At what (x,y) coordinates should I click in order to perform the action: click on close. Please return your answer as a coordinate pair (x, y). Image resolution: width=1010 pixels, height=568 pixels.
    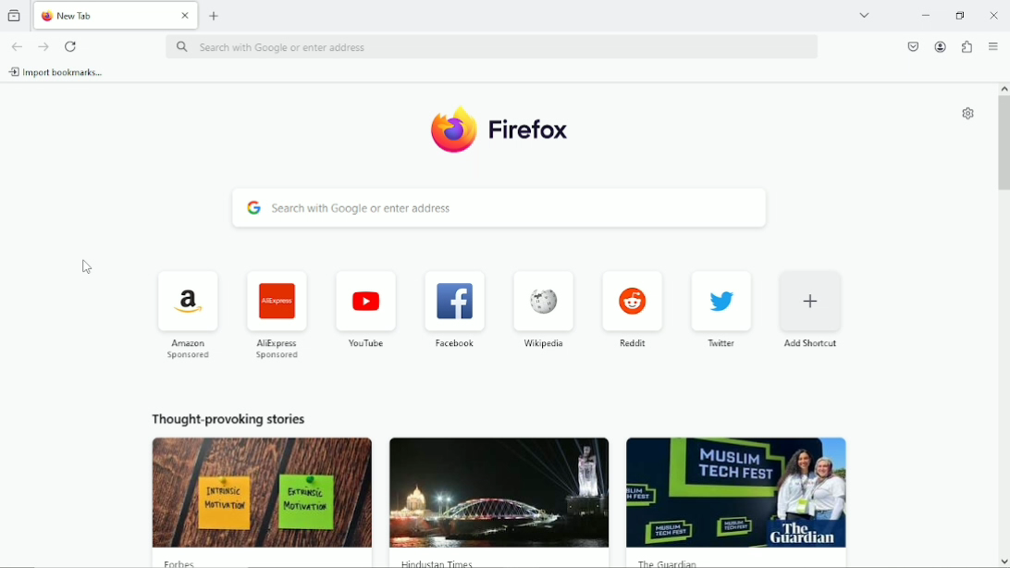
    Looking at the image, I should click on (992, 15).